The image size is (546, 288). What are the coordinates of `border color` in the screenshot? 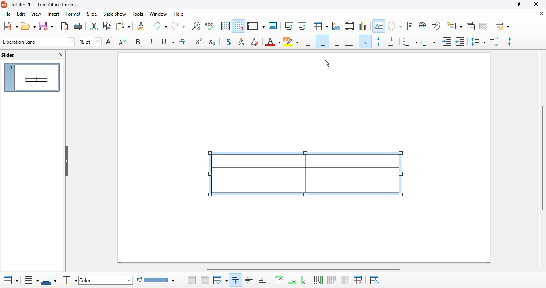 It's located at (49, 280).